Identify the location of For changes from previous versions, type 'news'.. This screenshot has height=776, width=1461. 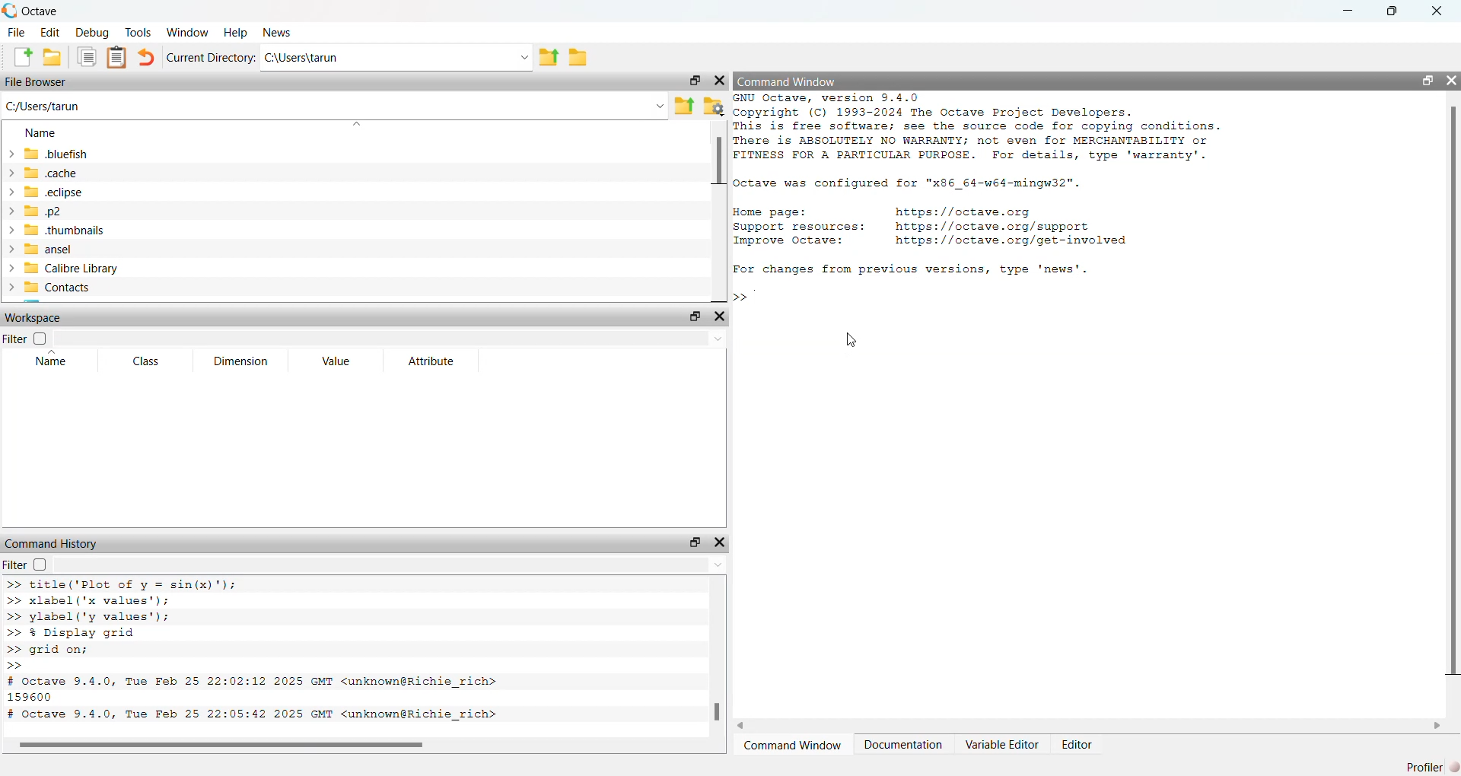
(912, 270).